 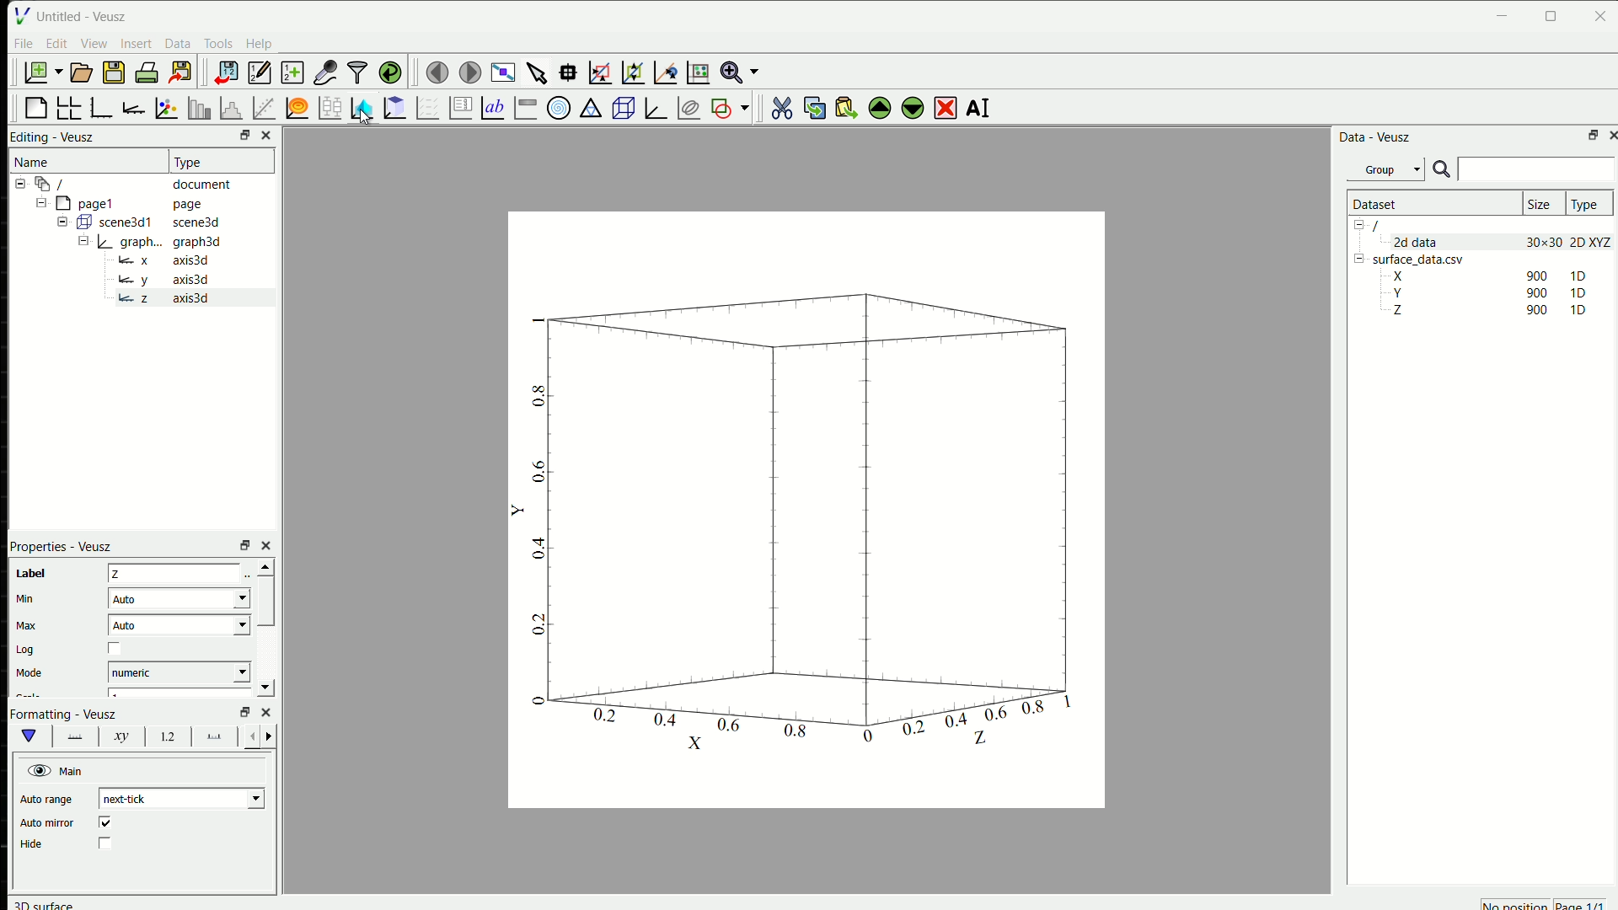 I want to click on Drop-down , so click(x=243, y=624).